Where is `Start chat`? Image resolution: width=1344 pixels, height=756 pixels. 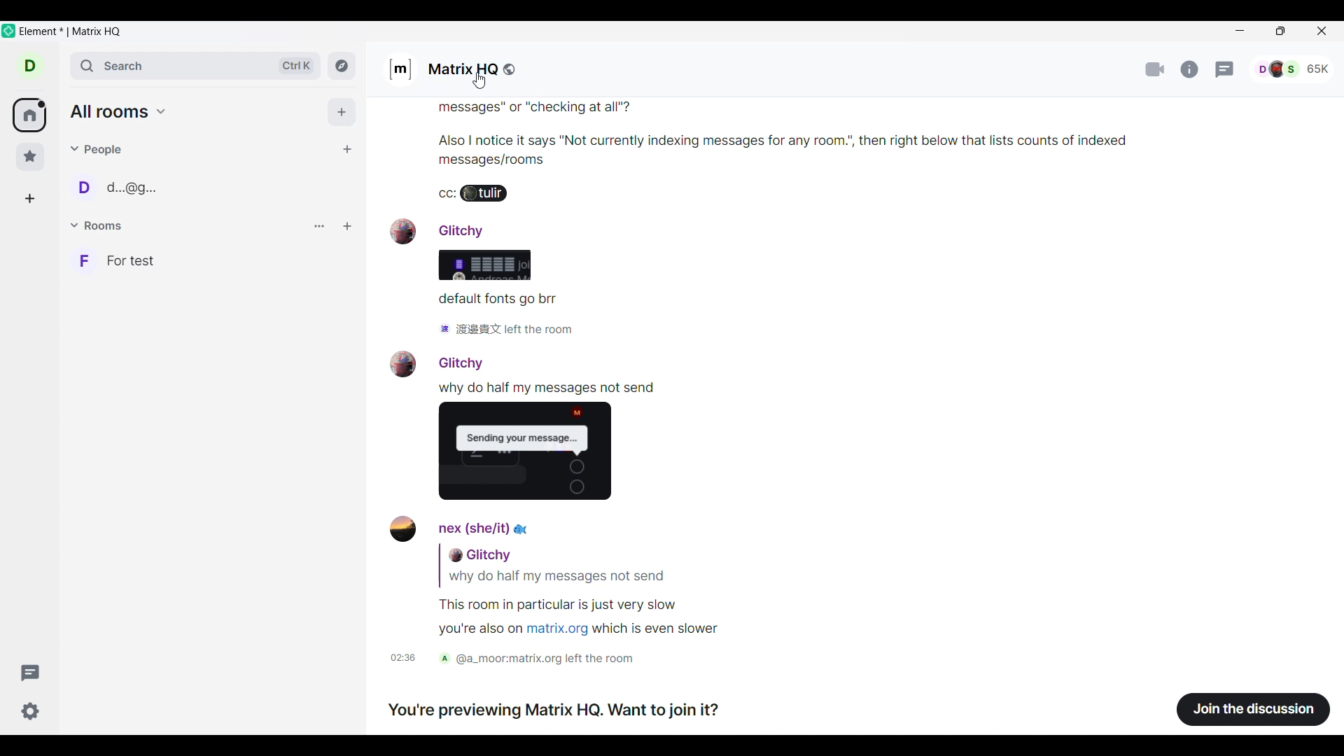
Start chat is located at coordinates (348, 149).